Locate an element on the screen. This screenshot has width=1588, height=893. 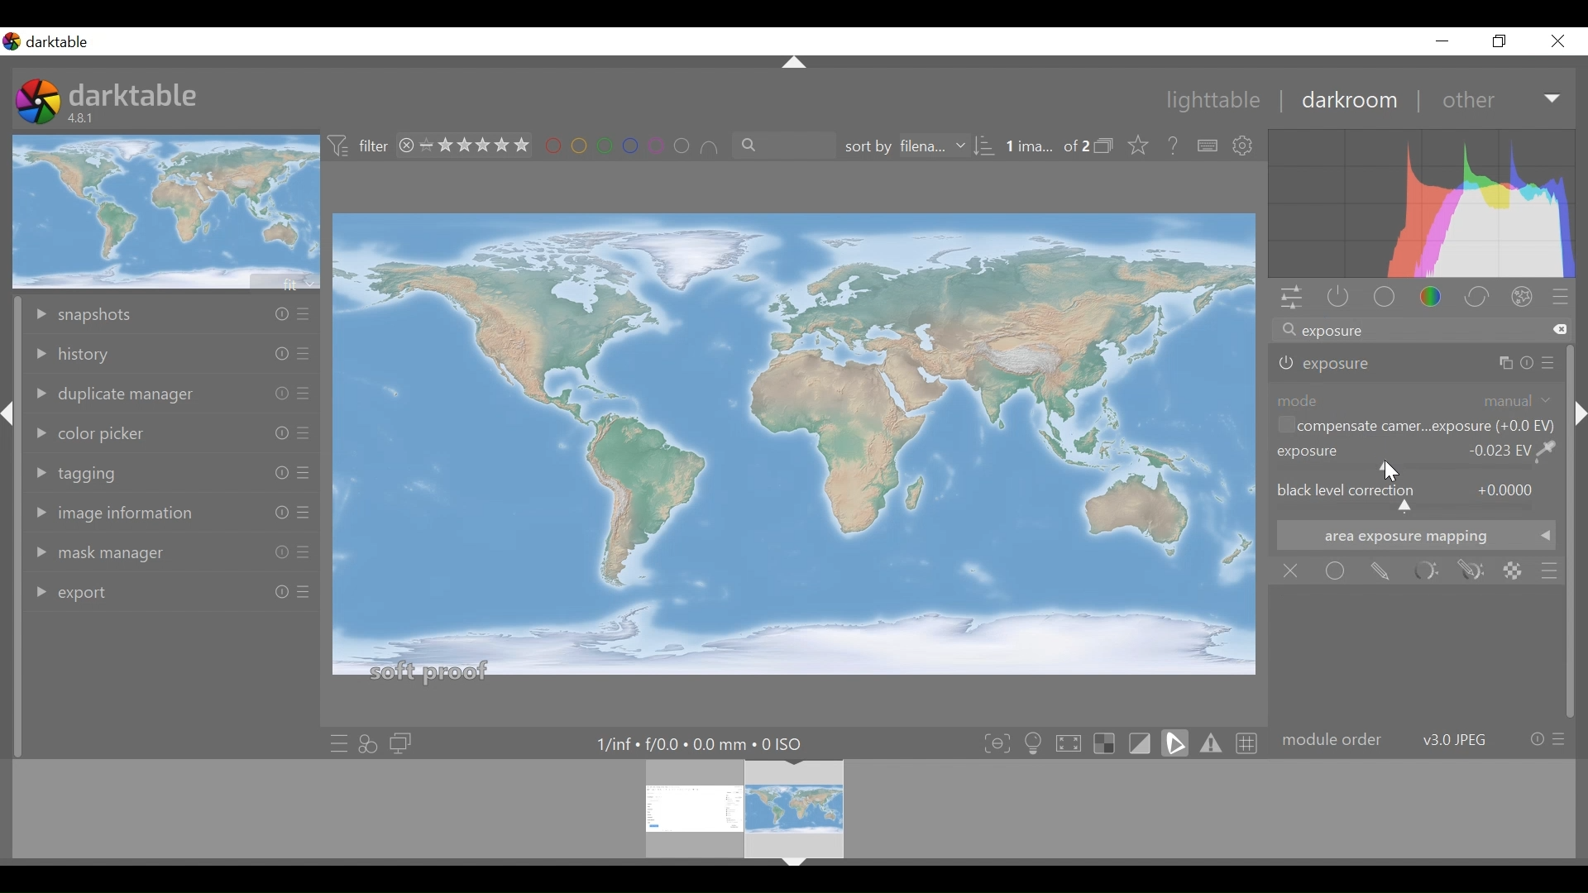
 is located at coordinates (303, 514).